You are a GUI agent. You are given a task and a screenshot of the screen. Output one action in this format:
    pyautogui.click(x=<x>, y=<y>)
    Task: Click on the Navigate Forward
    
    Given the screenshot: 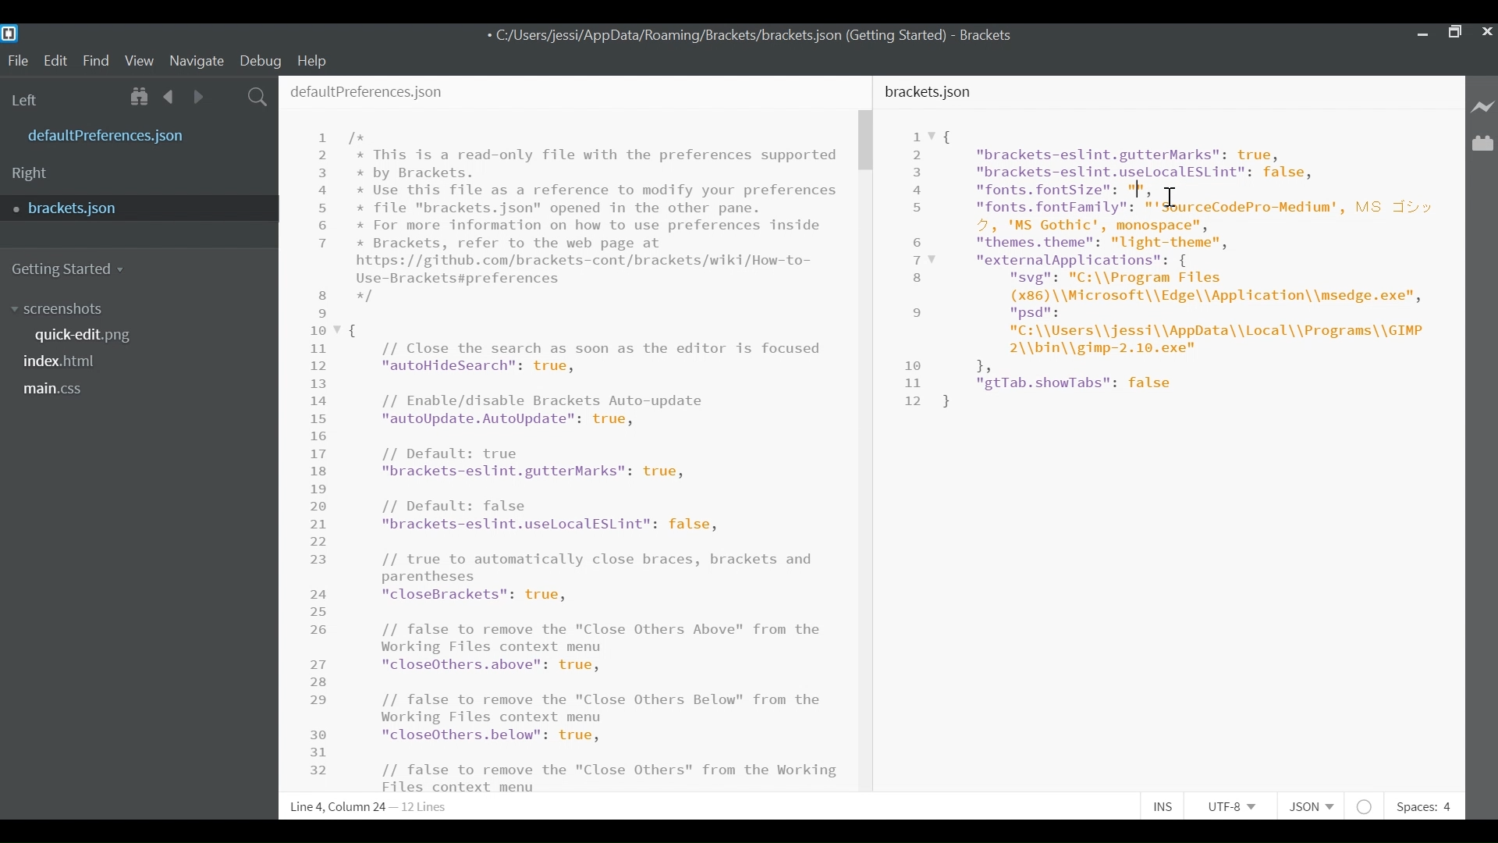 What is the action you would take?
    pyautogui.click(x=200, y=96)
    